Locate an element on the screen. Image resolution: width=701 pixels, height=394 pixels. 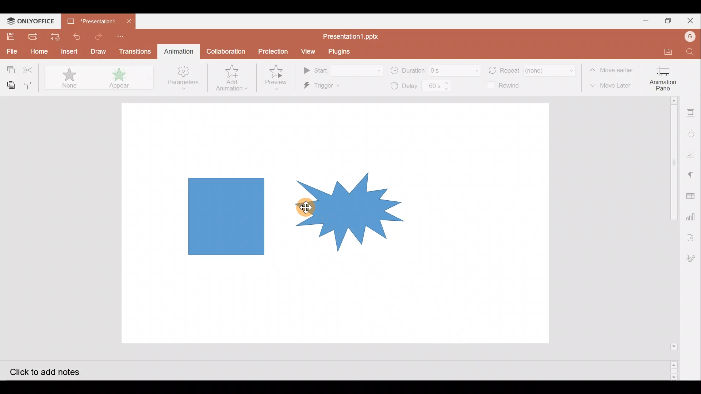
Image settings is located at coordinates (693, 157).